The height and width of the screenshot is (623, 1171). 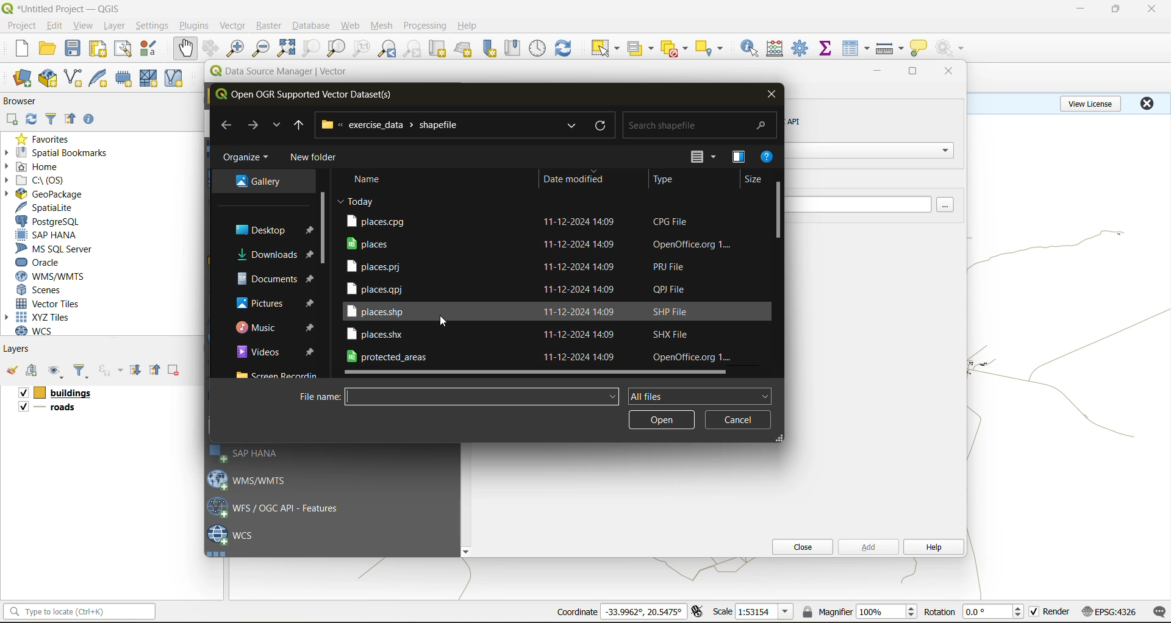 What do you see at coordinates (828, 49) in the screenshot?
I see `statistical summary` at bounding box center [828, 49].